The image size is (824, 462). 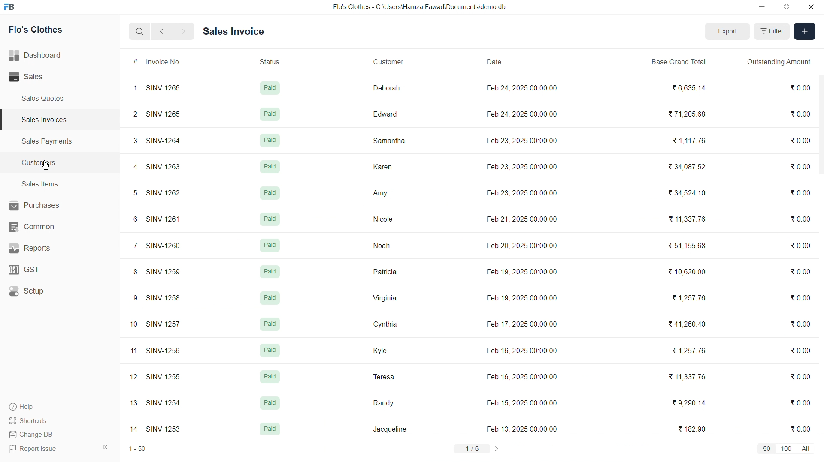 What do you see at coordinates (25, 270) in the screenshot?
I see `GST` at bounding box center [25, 270].